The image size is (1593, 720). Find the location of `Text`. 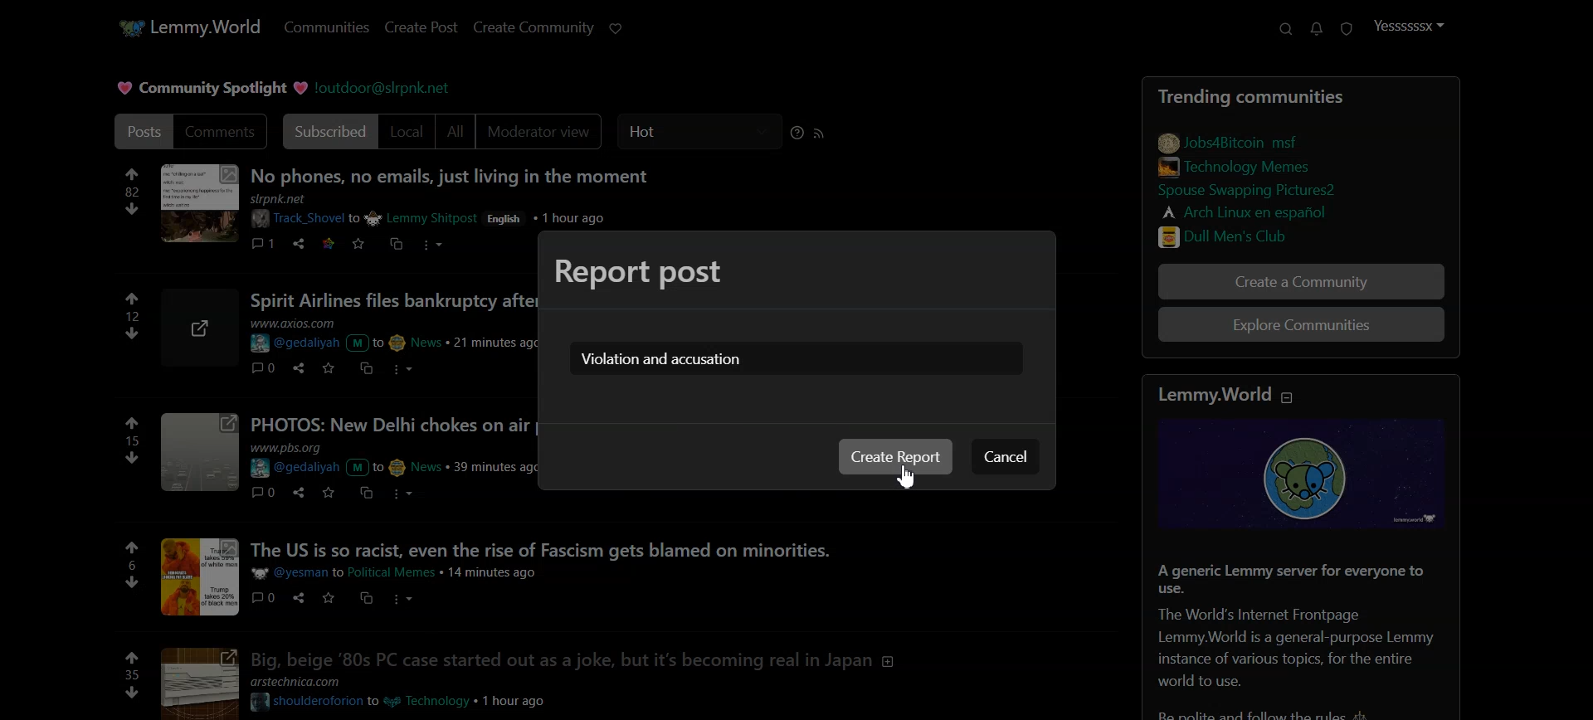

Text is located at coordinates (660, 360).